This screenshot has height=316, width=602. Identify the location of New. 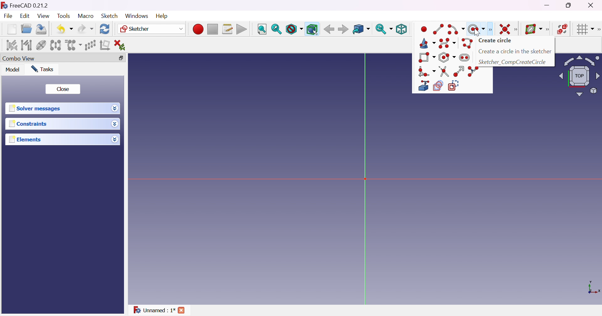
(11, 29).